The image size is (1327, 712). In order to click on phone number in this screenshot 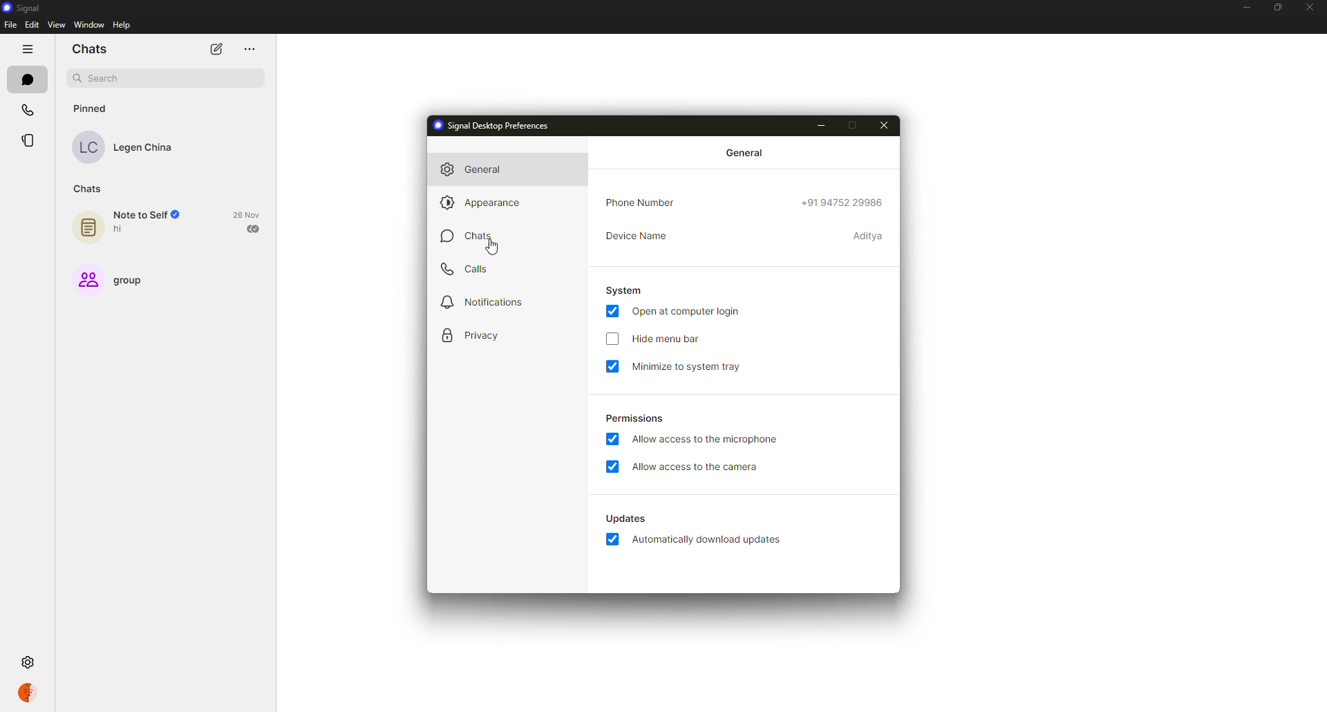, I will do `click(641, 202)`.